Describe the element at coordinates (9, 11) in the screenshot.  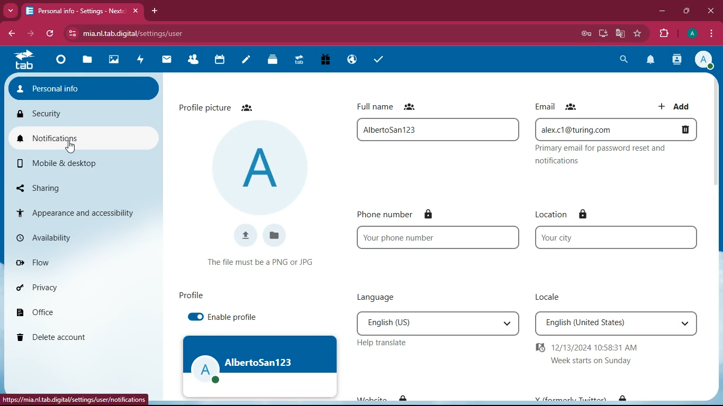
I see `more` at that location.